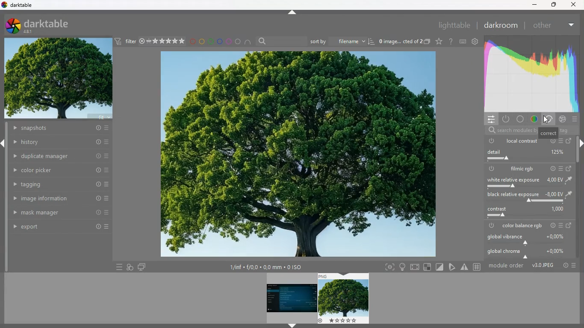  What do you see at coordinates (201, 41) in the screenshot?
I see `yellow` at bounding box center [201, 41].